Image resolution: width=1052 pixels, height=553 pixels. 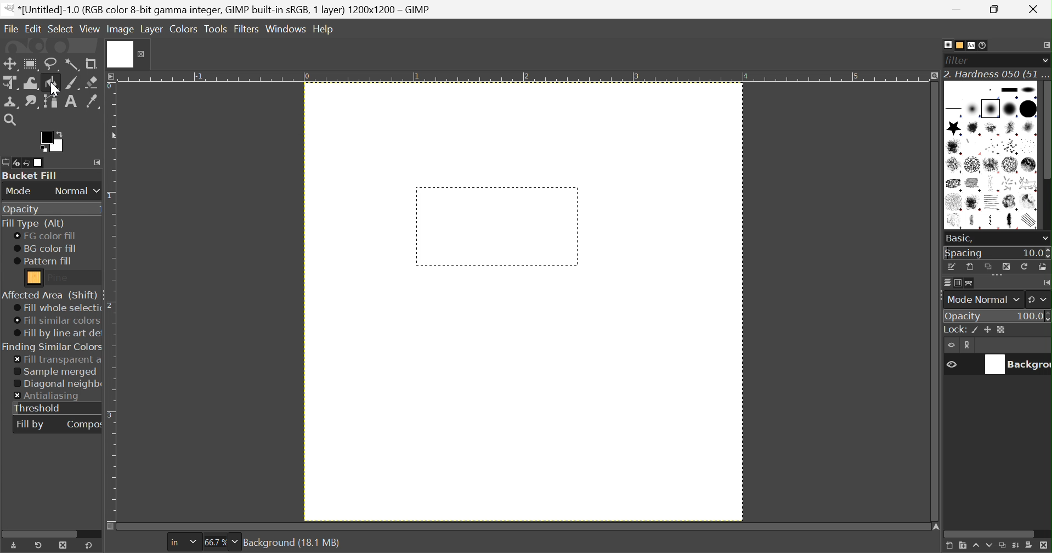 What do you see at coordinates (31, 102) in the screenshot?
I see `Smudge Tool` at bounding box center [31, 102].